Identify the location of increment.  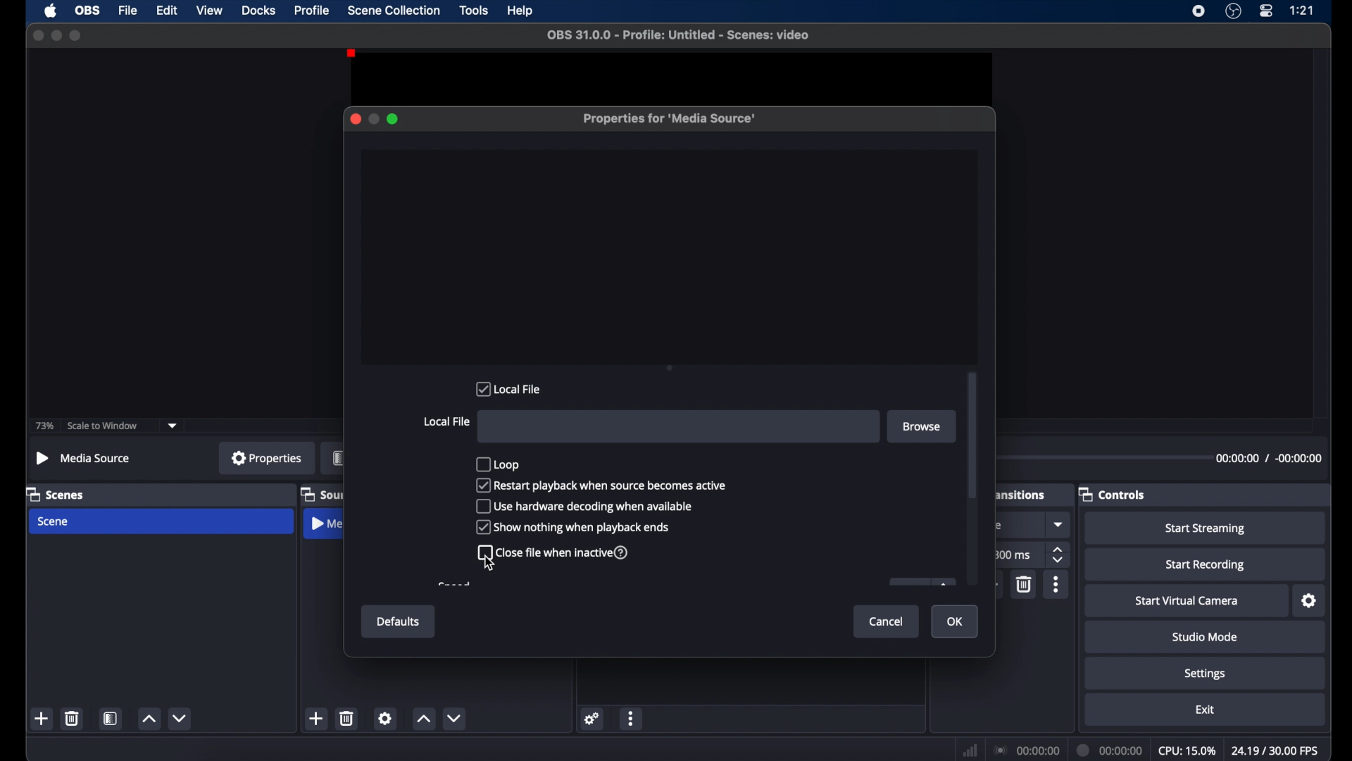
(423, 719).